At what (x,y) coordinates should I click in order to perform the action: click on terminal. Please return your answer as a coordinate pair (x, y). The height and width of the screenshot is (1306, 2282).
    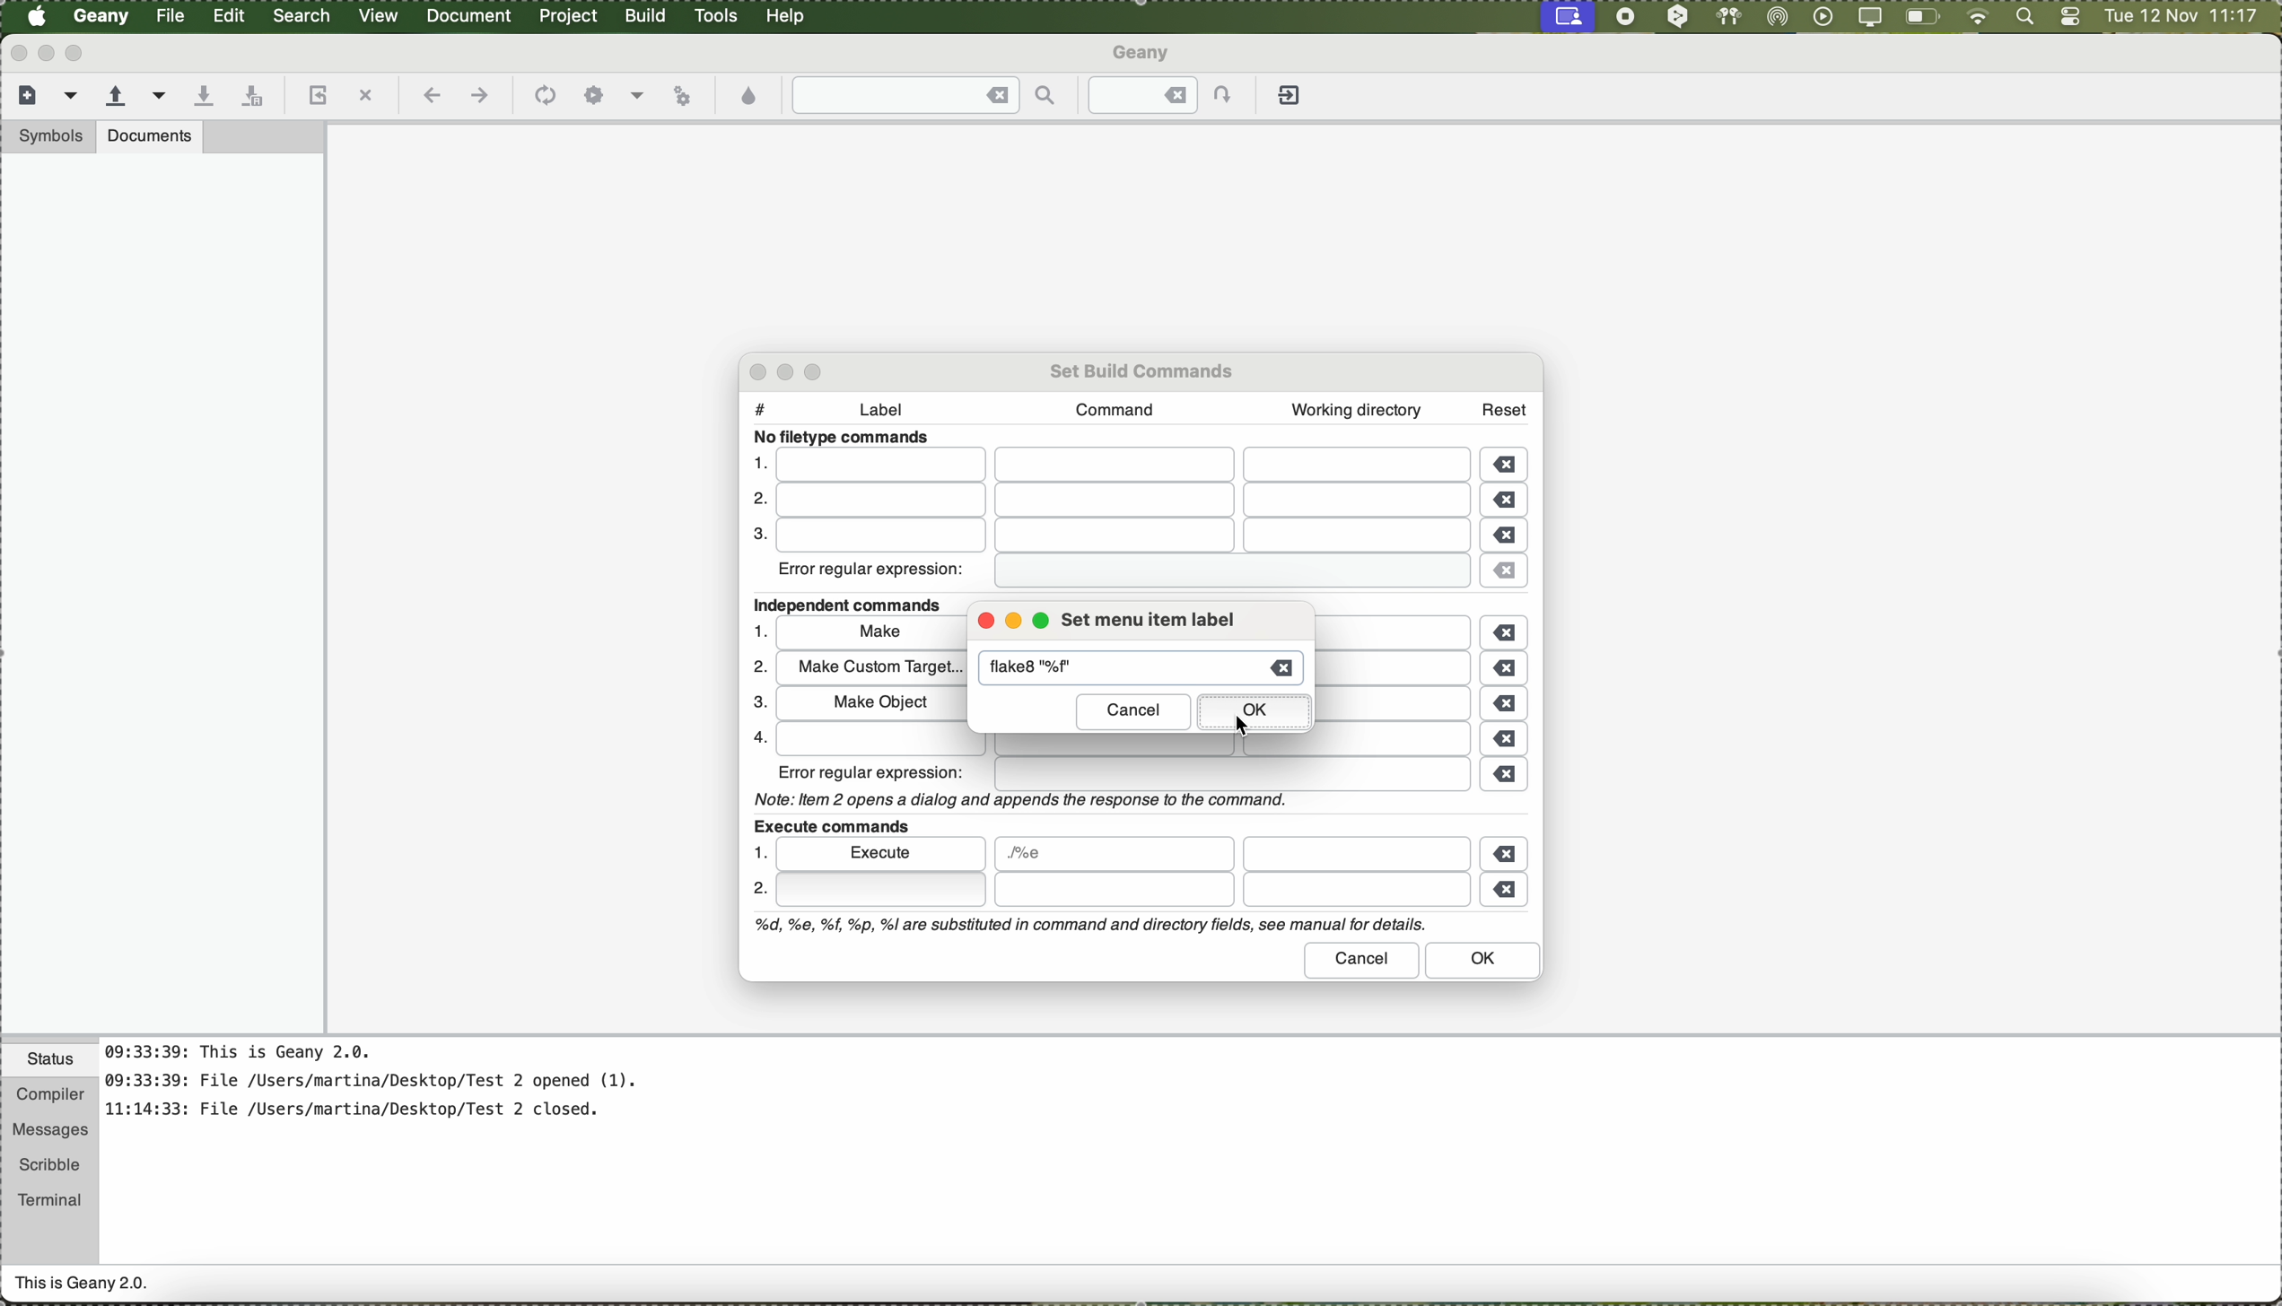
    Looking at the image, I should click on (50, 1197).